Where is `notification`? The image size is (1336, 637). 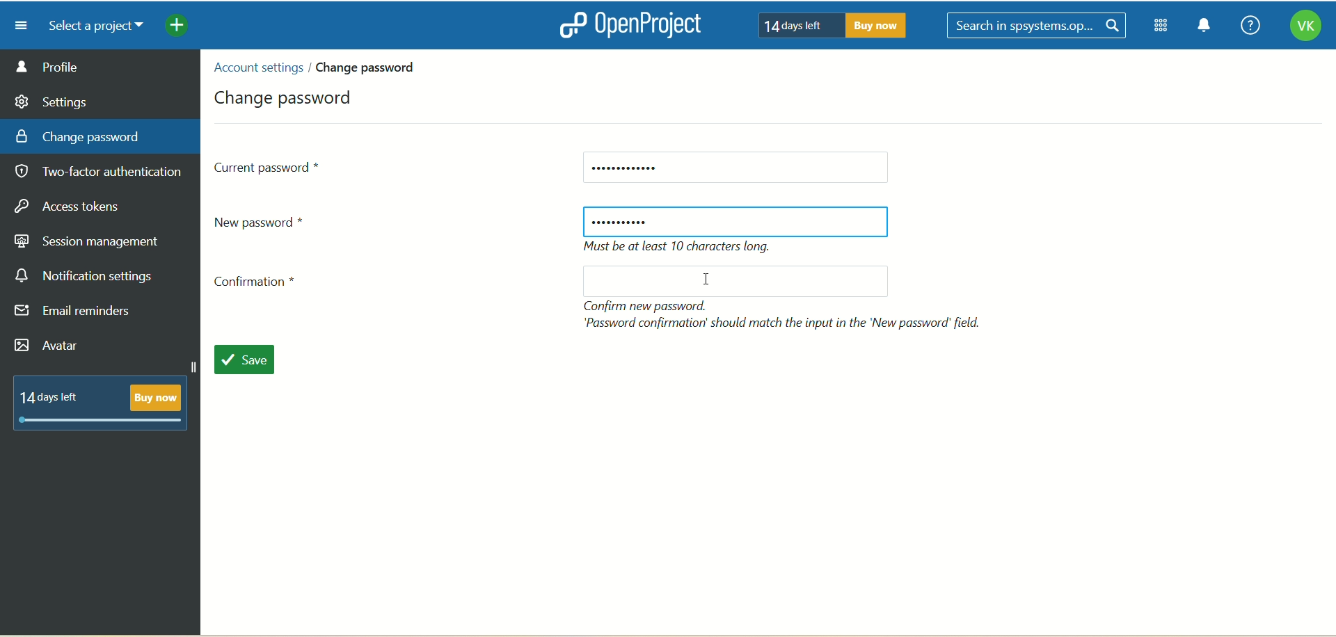
notification is located at coordinates (1204, 27).